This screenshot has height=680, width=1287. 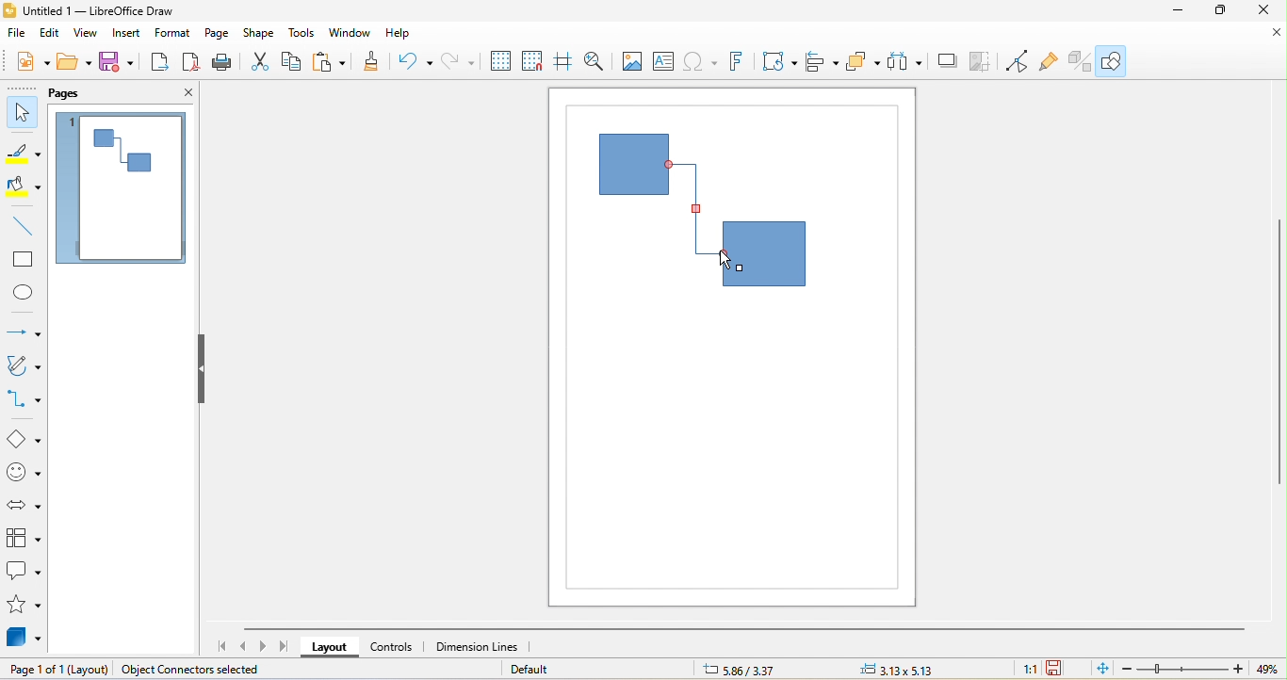 I want to click on callout shape, so click(x=24, y=570).